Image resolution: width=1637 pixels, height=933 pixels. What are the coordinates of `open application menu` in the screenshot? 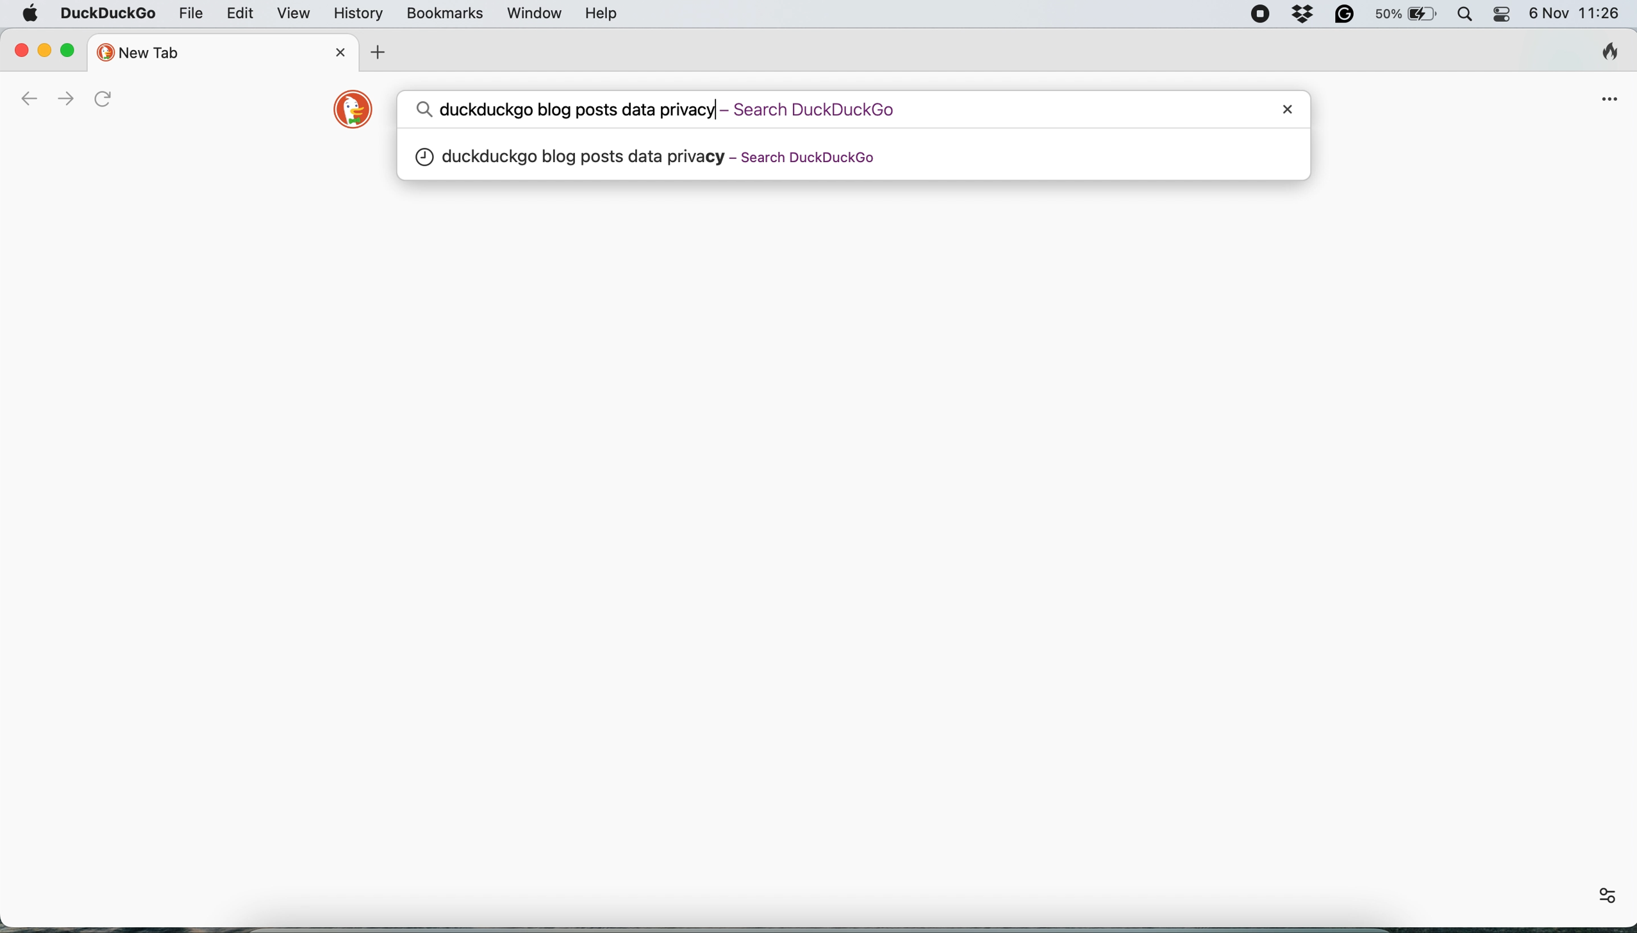 It's located at (1609, 99).